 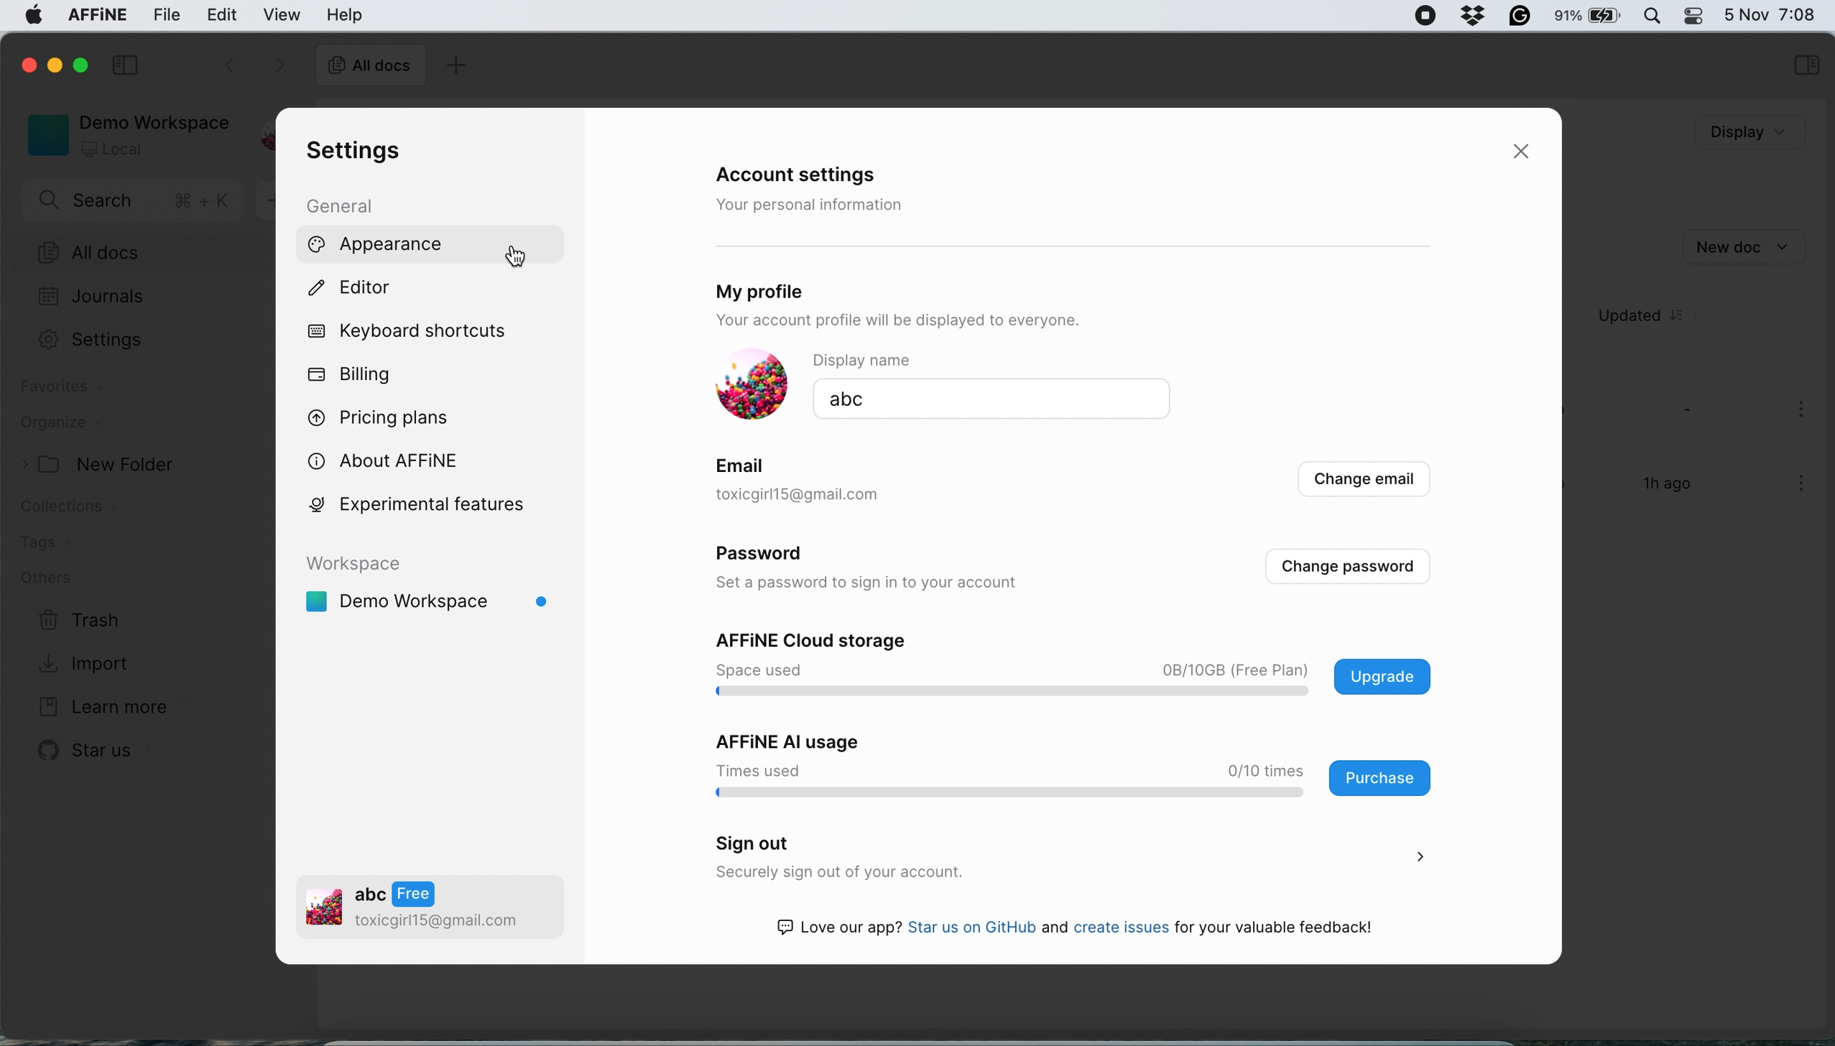 What do you see at coordinates (456, 64) in the screenshot?
I see `new tab` at bounding box center [456, 64].